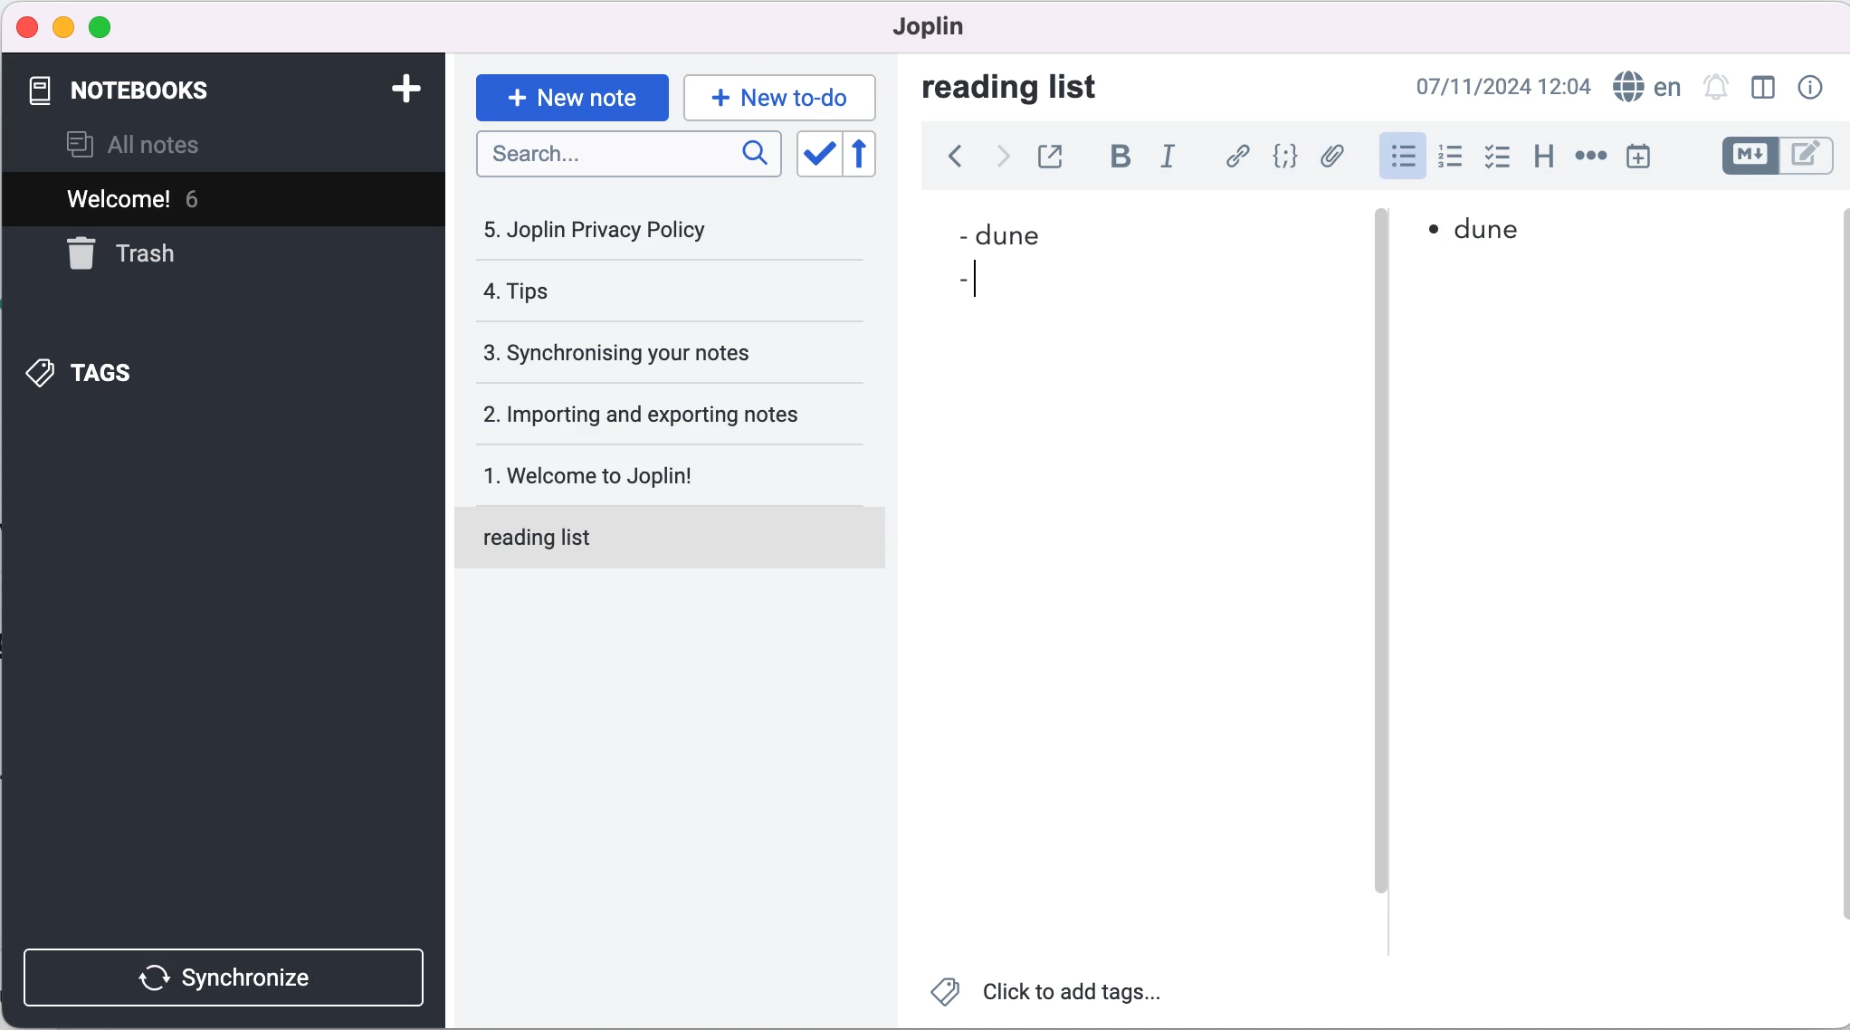 This screenshot has width=1850, height=1030. What do you see at coordinates (1132, 639) in the screenshot?
I see `blank canvas note 1` at bounding box center [1132, 639].